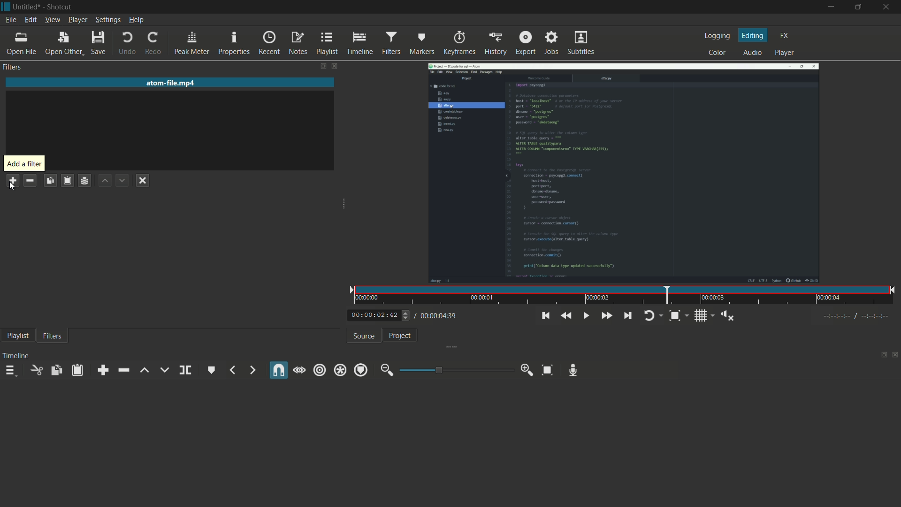  I want to click on zoom out, so click(386, 370).